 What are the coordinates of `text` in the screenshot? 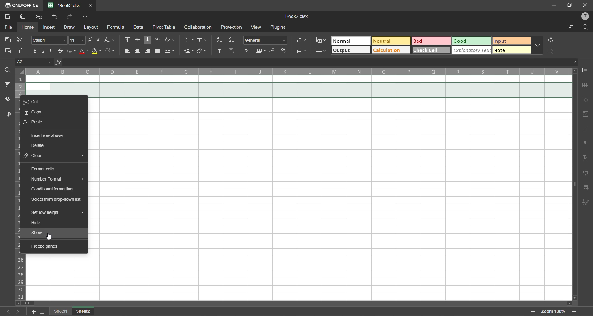 It's located at (586, 158).